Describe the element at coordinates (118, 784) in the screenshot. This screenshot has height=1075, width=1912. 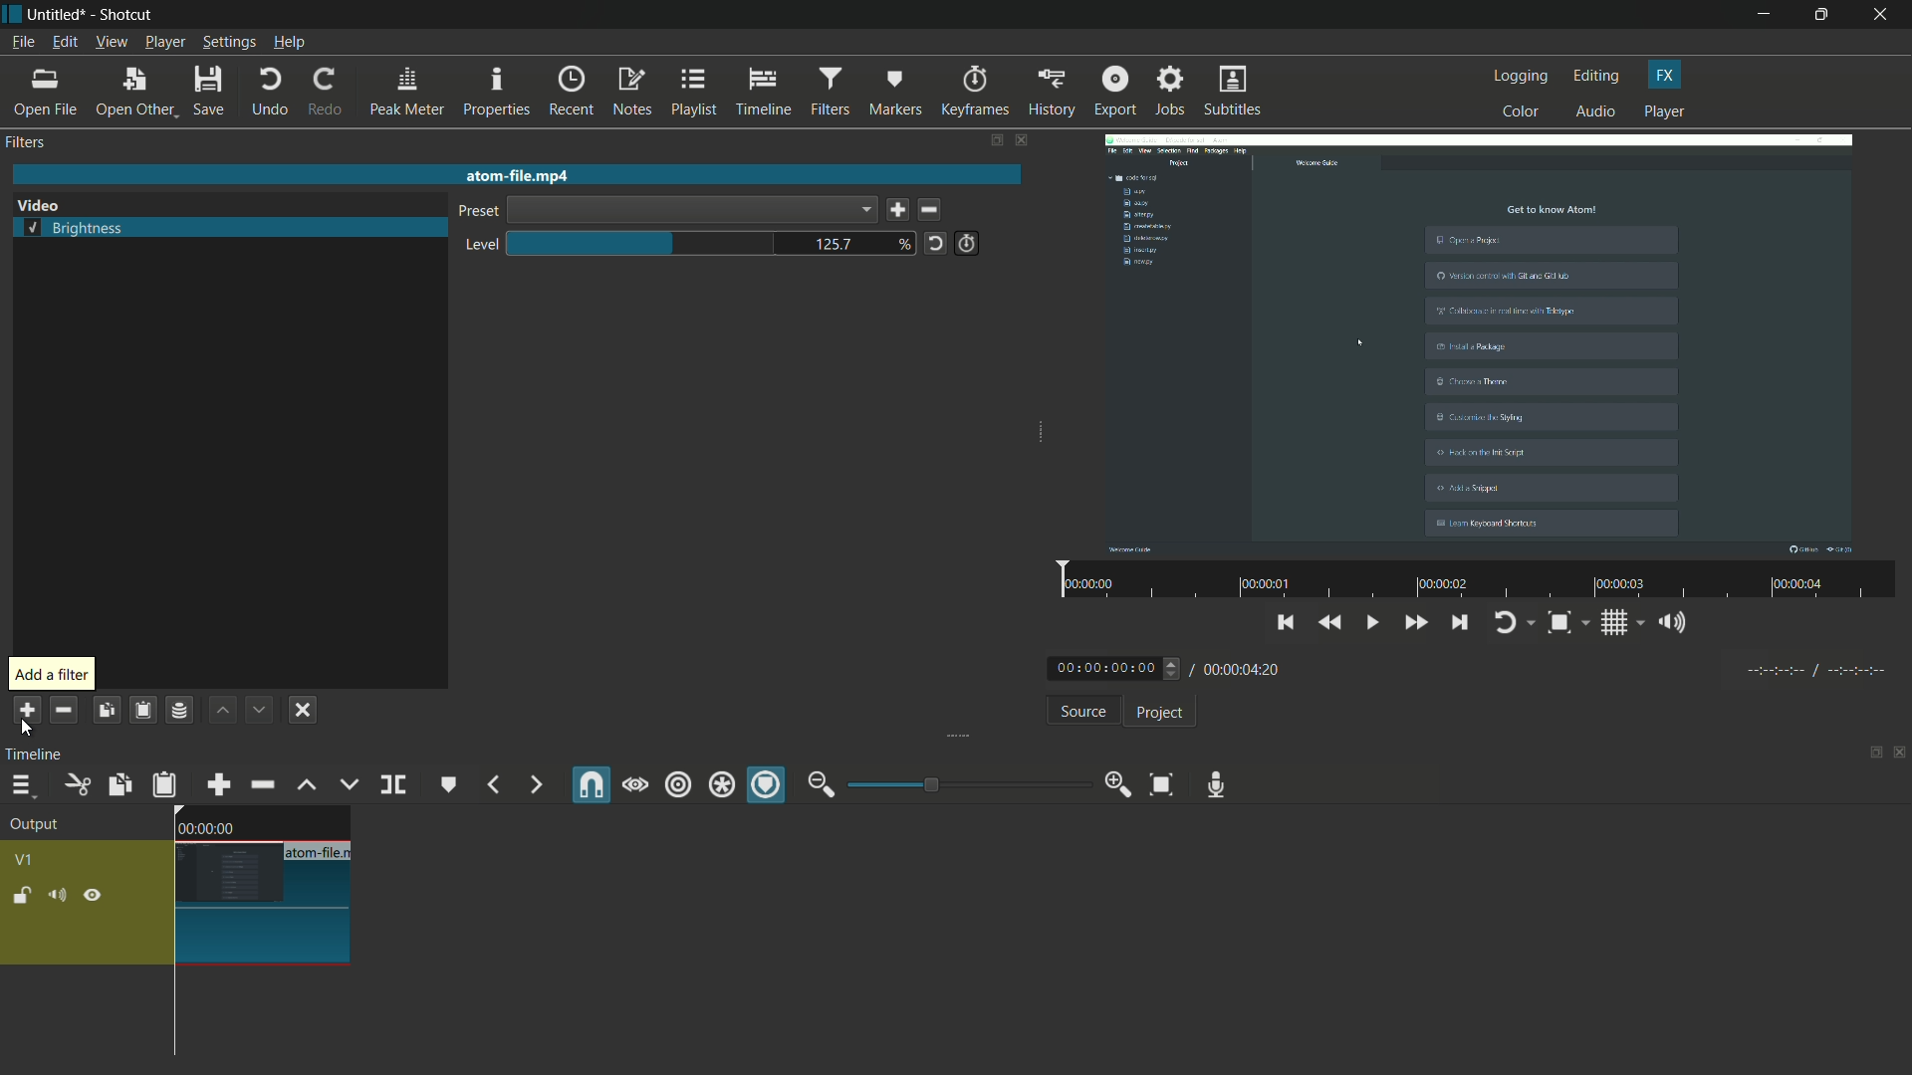
I see `copy` at that location.